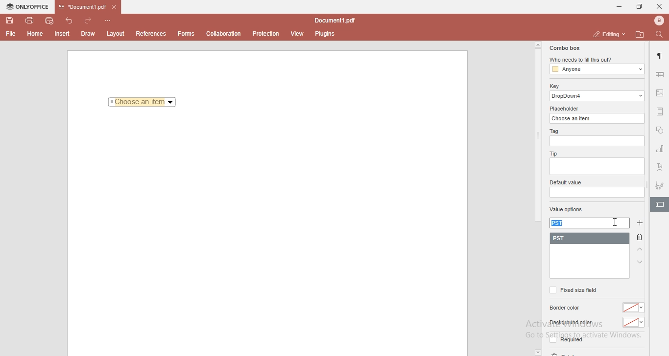  I want to click on editing, so click(608, 34).